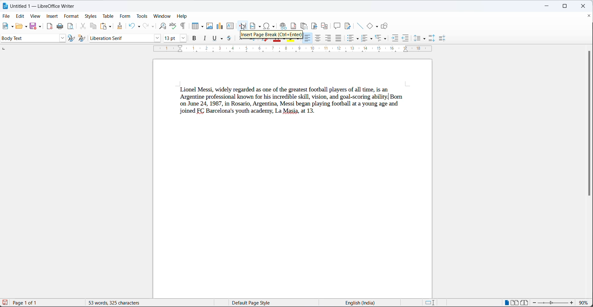 Image resolution: width=593 pixels, height=307 pixels. I want to click on , so click(171, 38).